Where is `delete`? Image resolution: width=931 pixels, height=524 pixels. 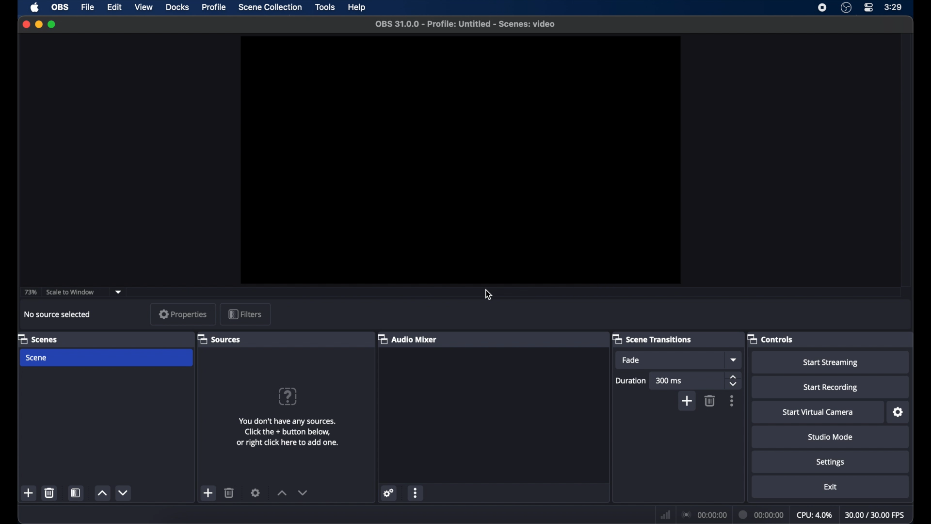 delete is located at coordinates (49, 492).